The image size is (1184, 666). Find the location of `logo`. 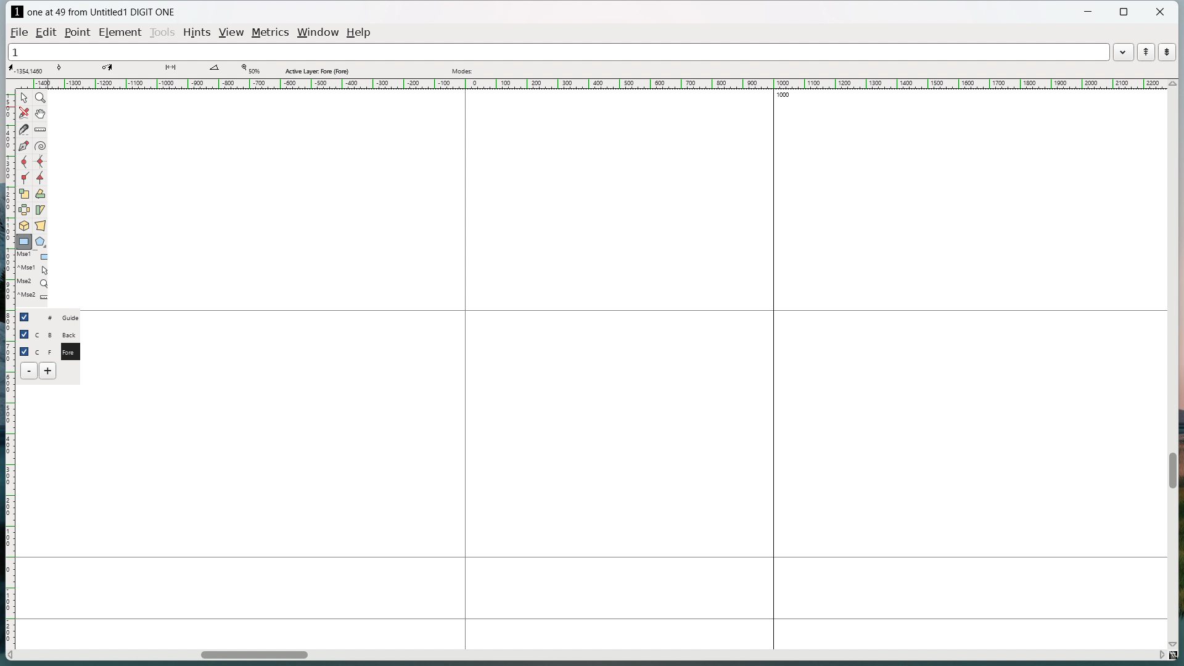

logo is located at coordinates (17, 12).